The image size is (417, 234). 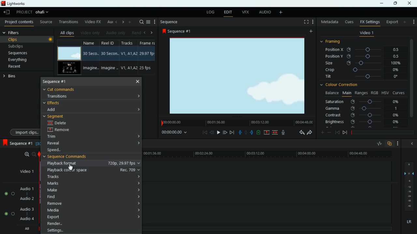 What do you see at coordinates (146, 58) in the screenshot?
I see `fps` at bounding box center [146, 58].